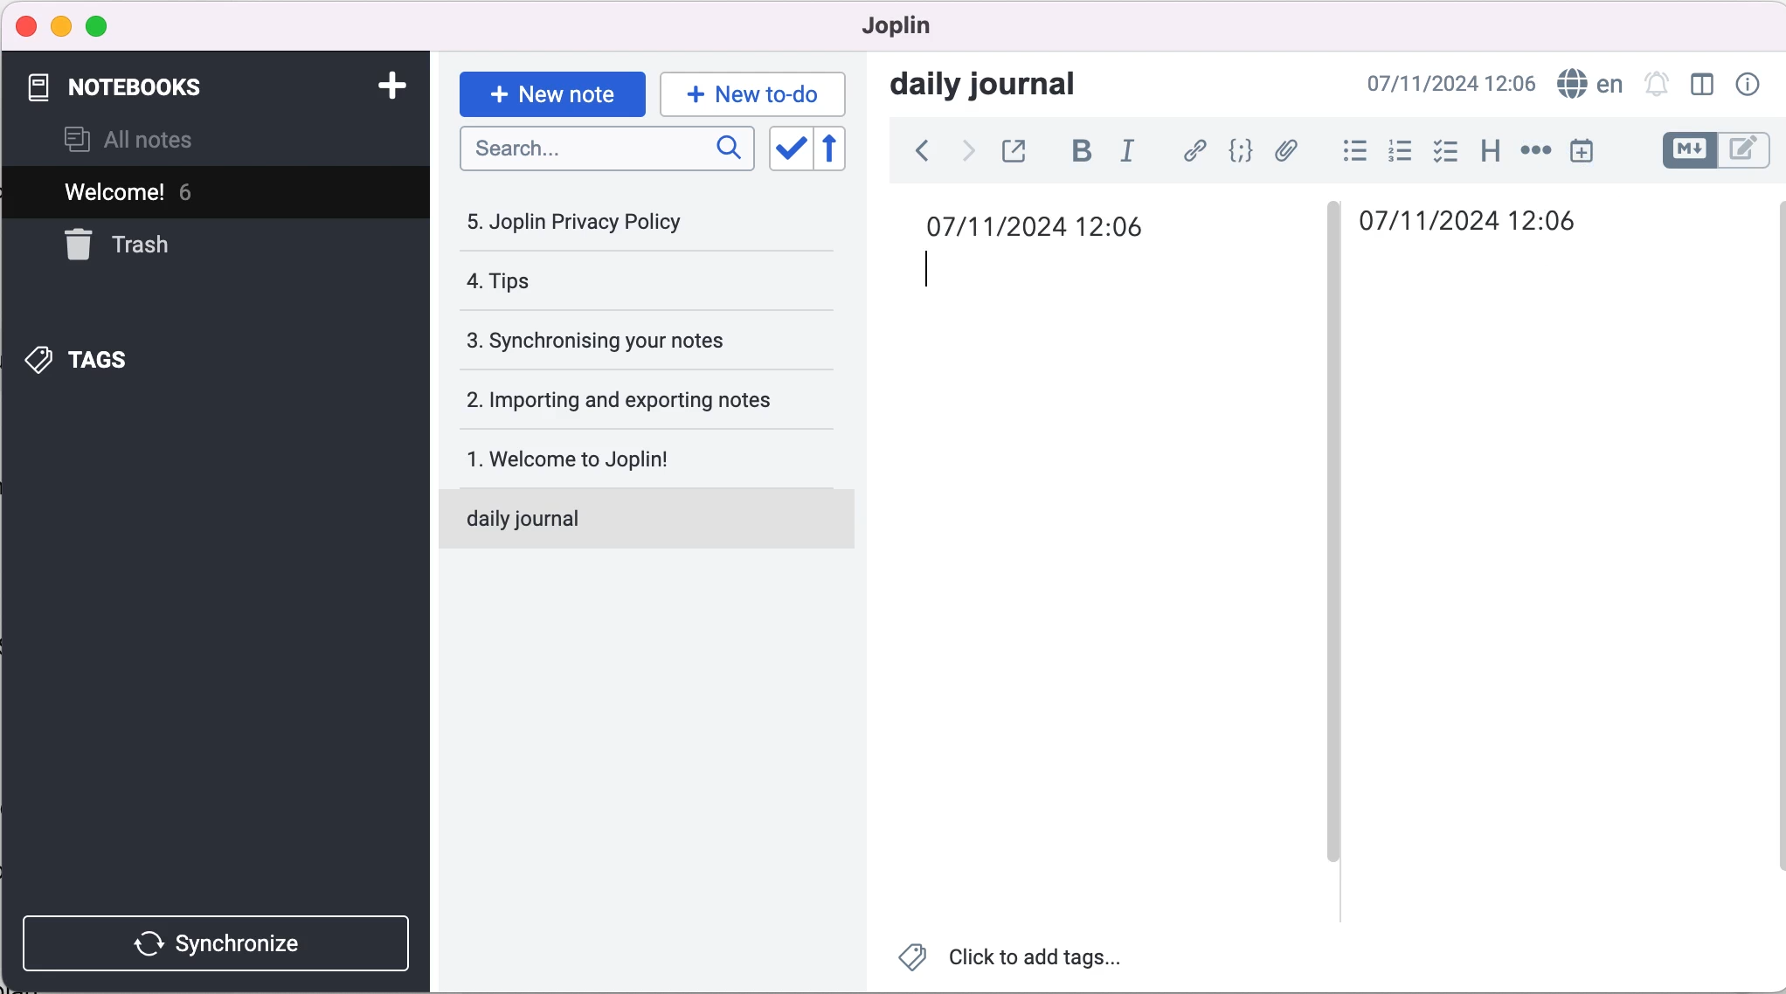  What do you see at coordinates (1347, 149) in the screenshot?
I see `bulleted list` at bounding box center [1347, 149].